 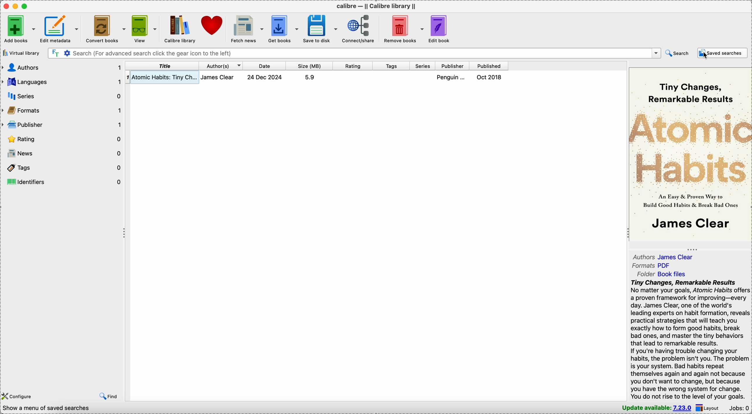 What do you see at coordinates (652, 266) in the screenshot?
I see `formats PDF` at bounding box center [652, 266].